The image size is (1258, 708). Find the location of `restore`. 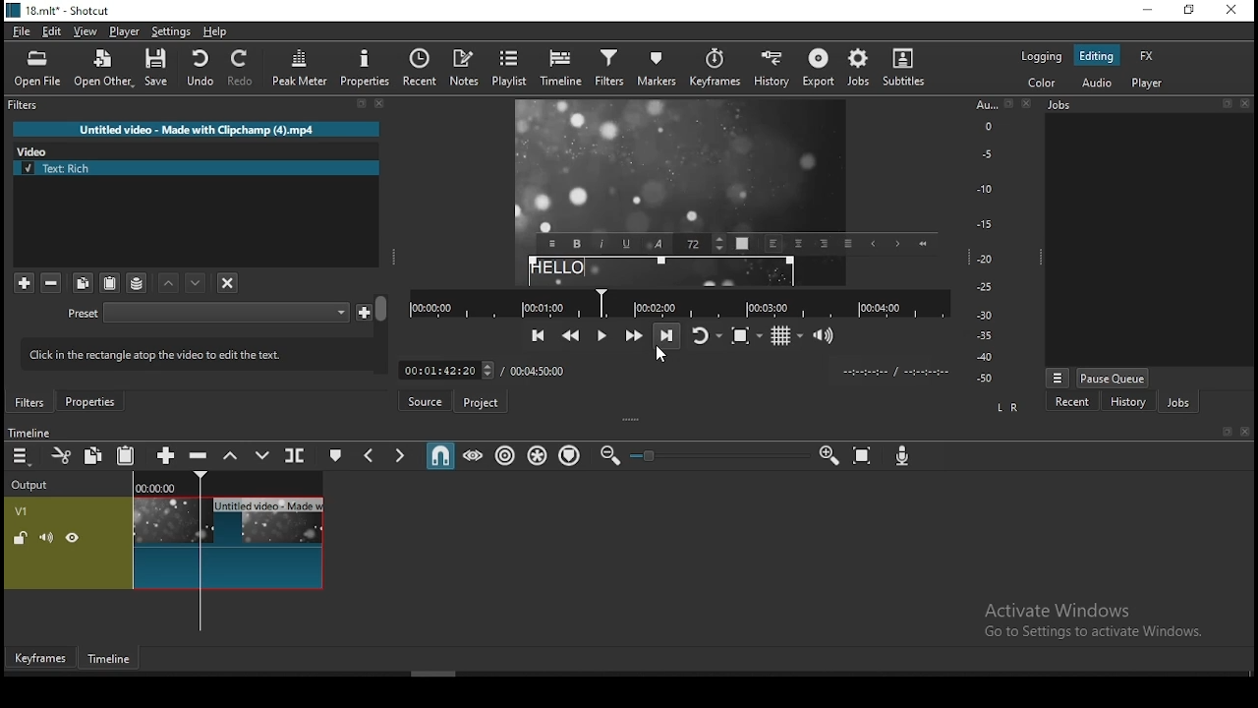

restore is located at coordinates (1191, 9).